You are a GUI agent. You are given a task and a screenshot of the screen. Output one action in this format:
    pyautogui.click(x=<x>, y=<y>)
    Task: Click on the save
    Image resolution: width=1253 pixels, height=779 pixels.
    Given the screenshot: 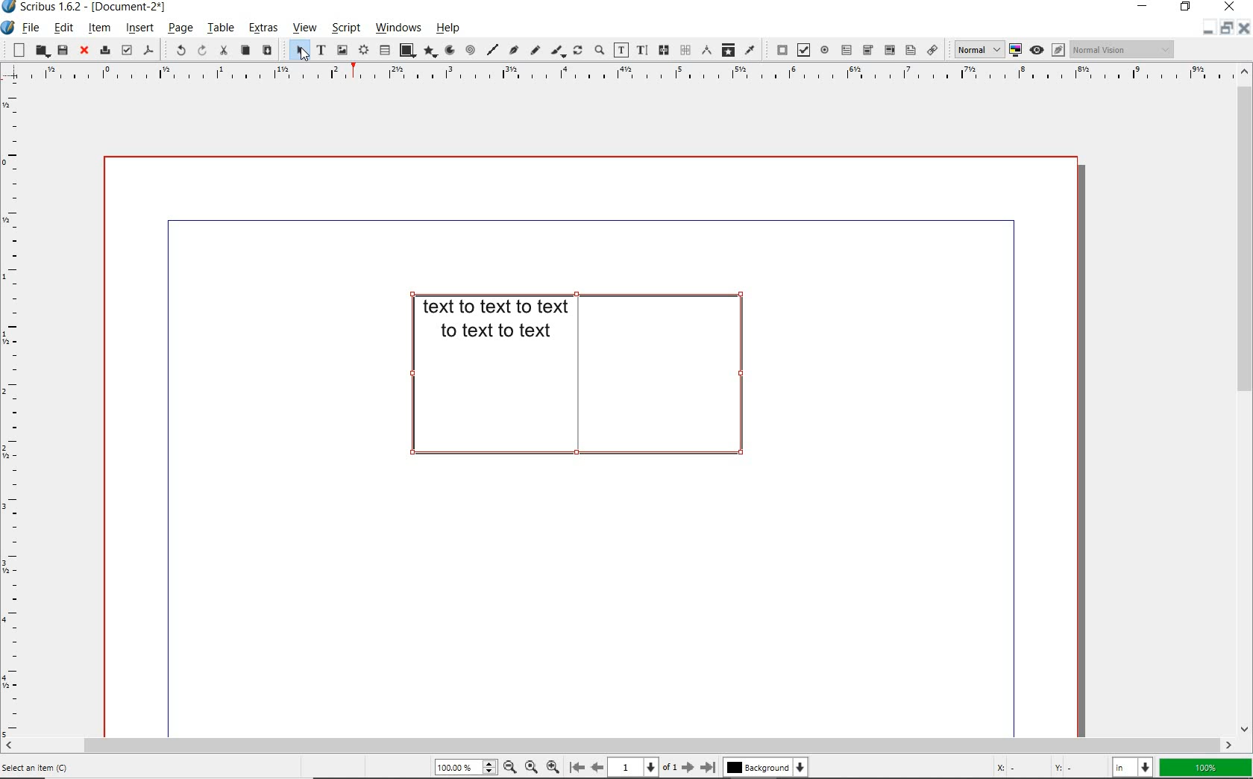 What is the action you would take?
    pyautogui.click(x=61, y=51)
    